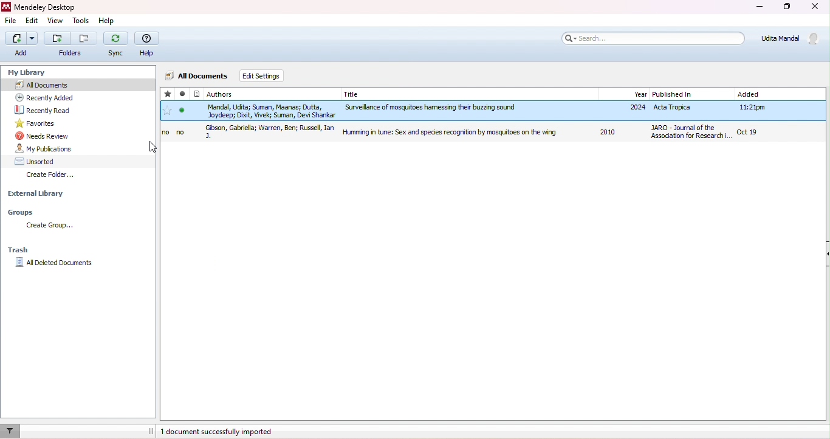  I want to click on Journal of Association for Research in Otolaryngology The, so click(690, 133).